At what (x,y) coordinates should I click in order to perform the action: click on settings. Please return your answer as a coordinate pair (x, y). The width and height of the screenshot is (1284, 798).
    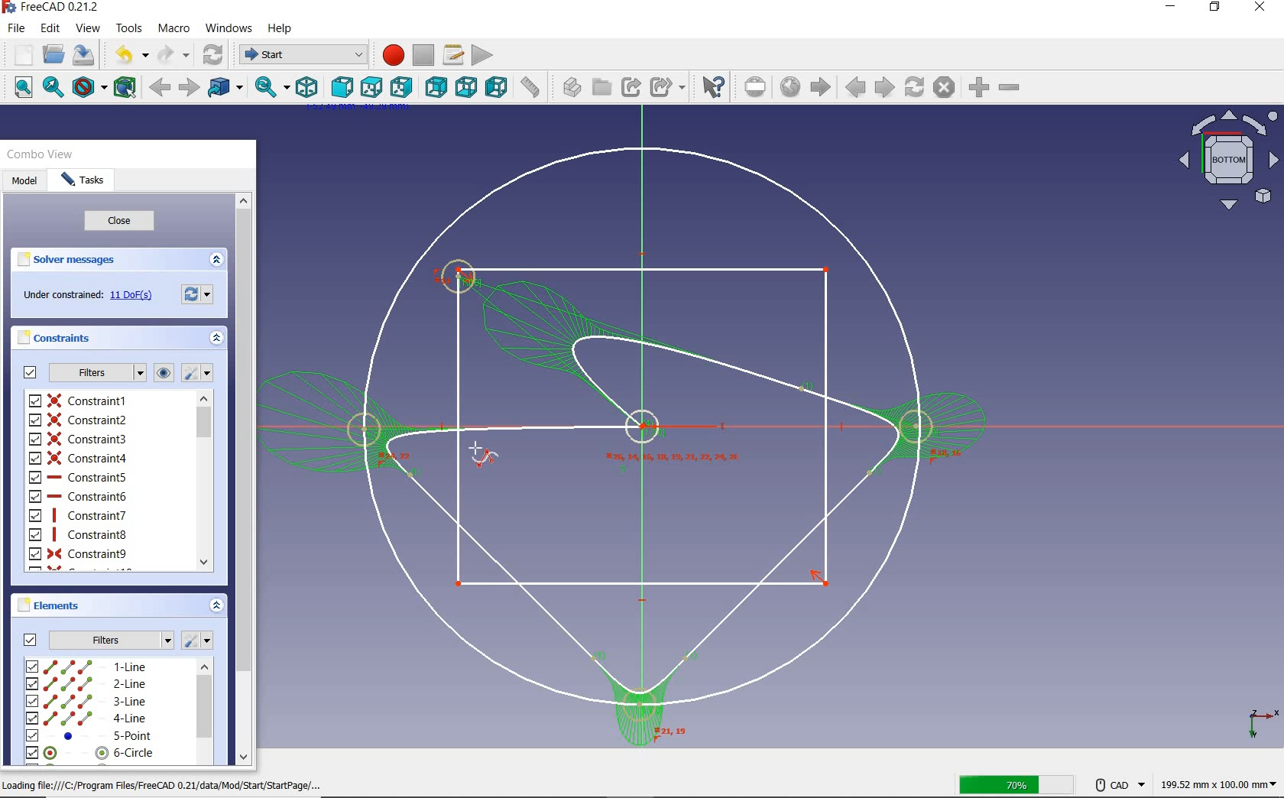
    Looking at the image, I should click on (199, 371).